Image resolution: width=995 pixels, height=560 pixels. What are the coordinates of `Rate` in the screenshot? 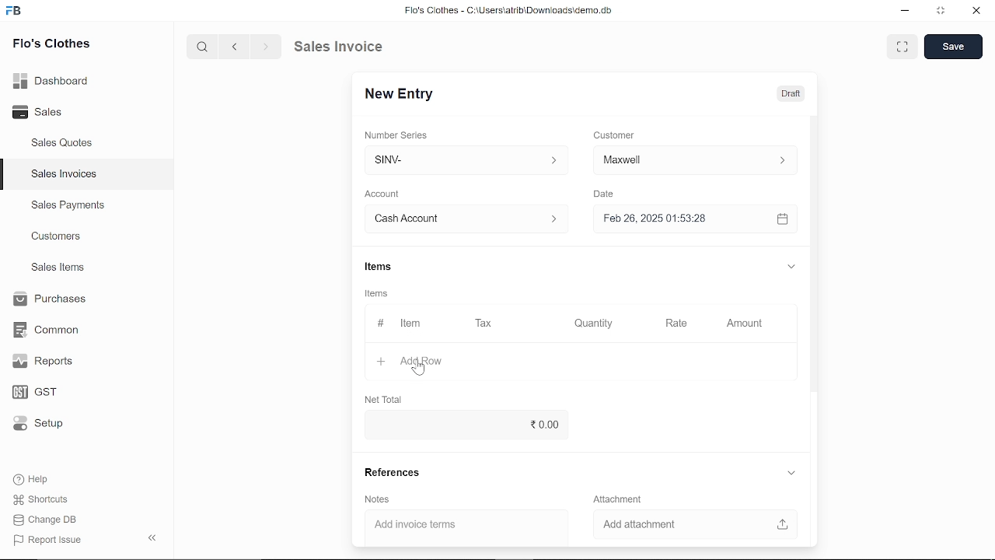 It's located at (671, 324).